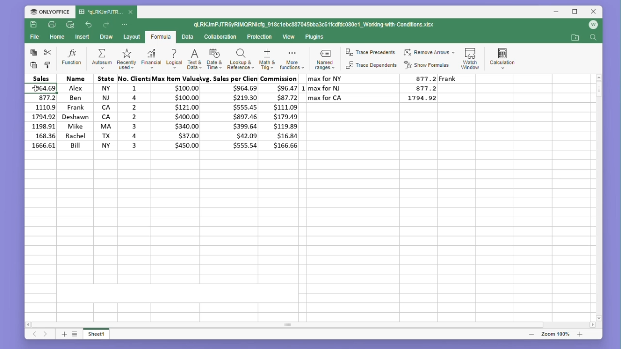 The height and width of the screenshot is (349, 621). I want to click on View, so click(289, 37).